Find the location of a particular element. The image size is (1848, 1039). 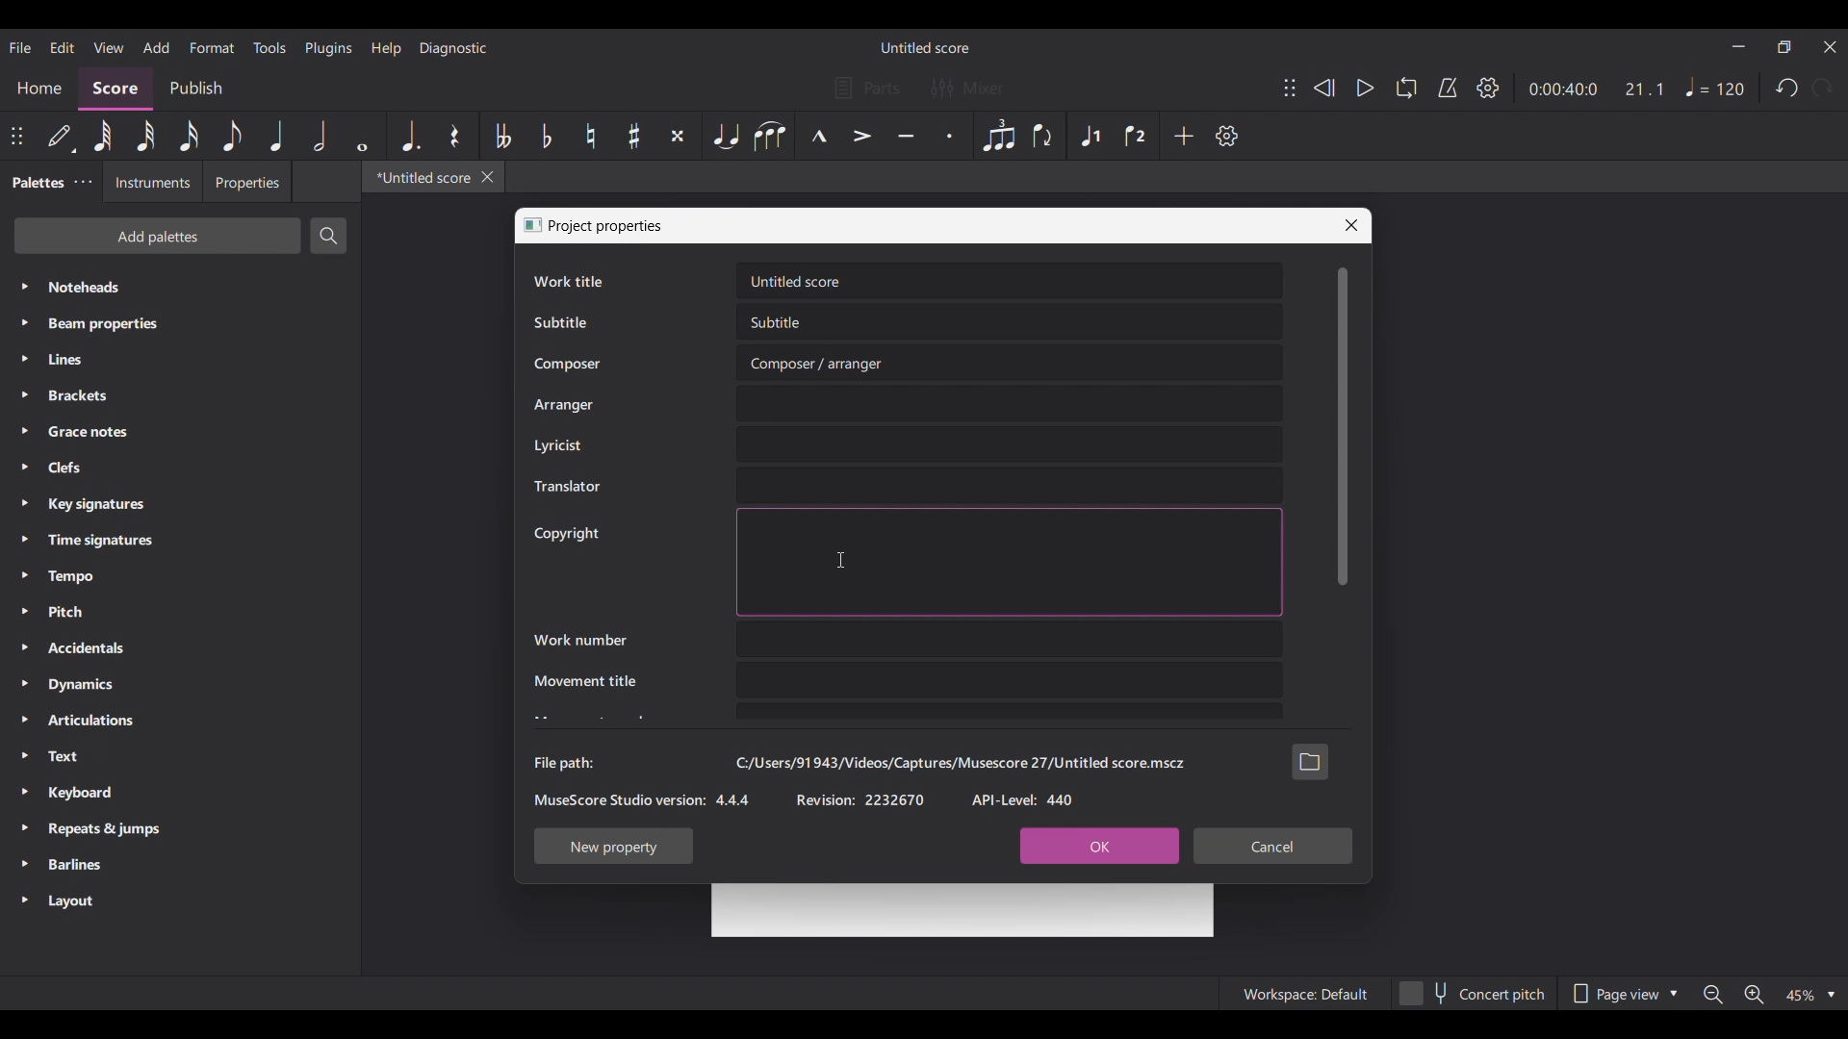

Keyboard is located at coordinates (181, 794).